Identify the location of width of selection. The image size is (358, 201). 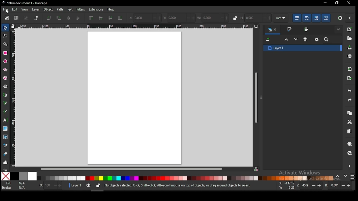
(213, 18).